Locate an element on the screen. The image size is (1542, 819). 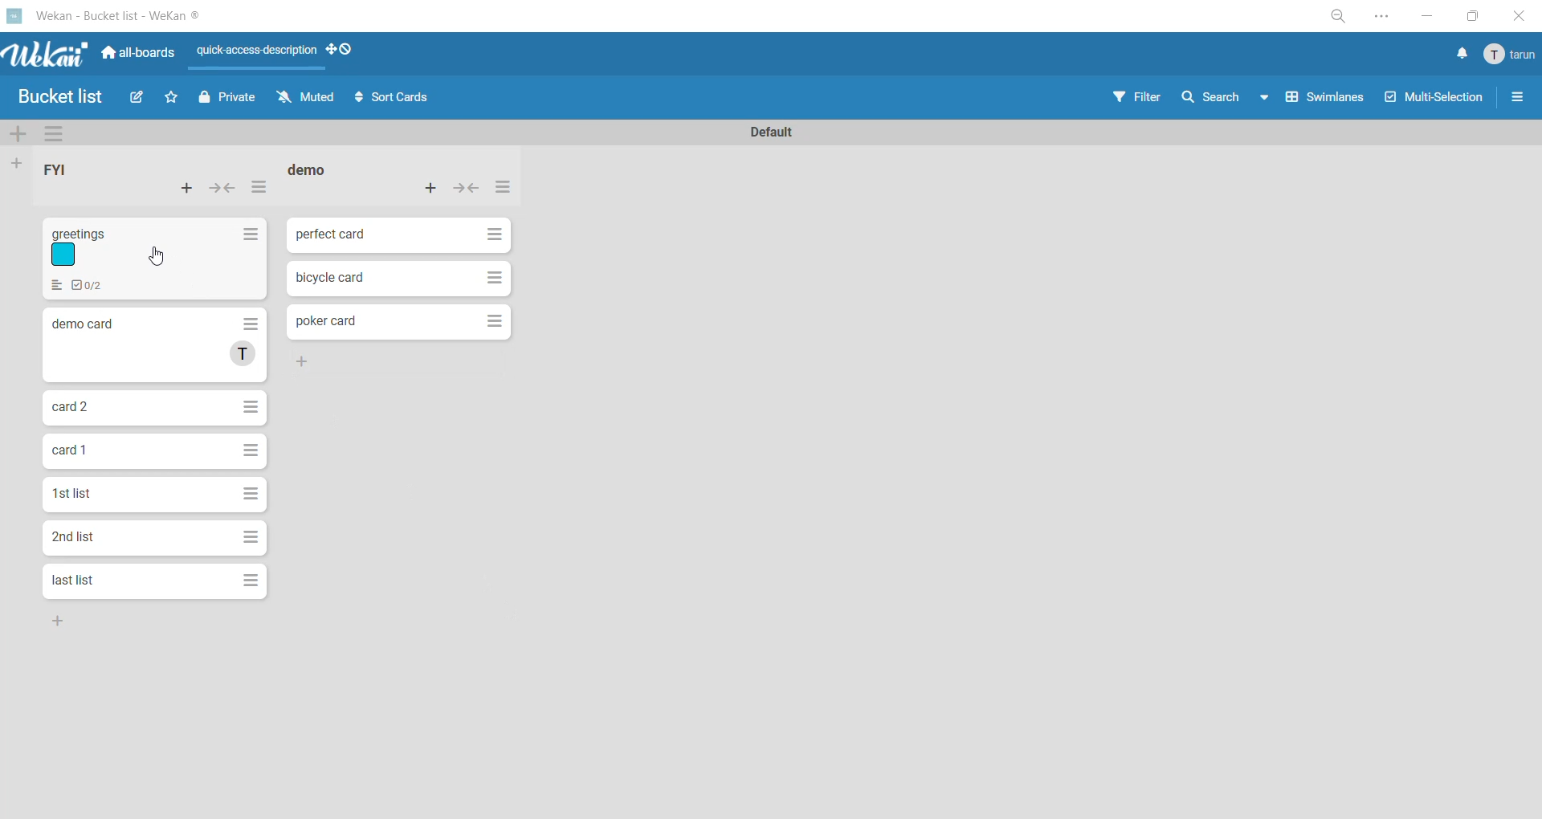
search is located at coordinates (1210, 100).